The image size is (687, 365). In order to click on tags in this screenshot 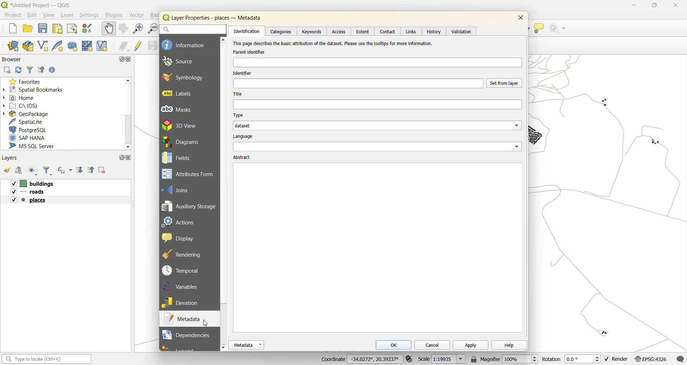, I will do `click(377, 126)`.